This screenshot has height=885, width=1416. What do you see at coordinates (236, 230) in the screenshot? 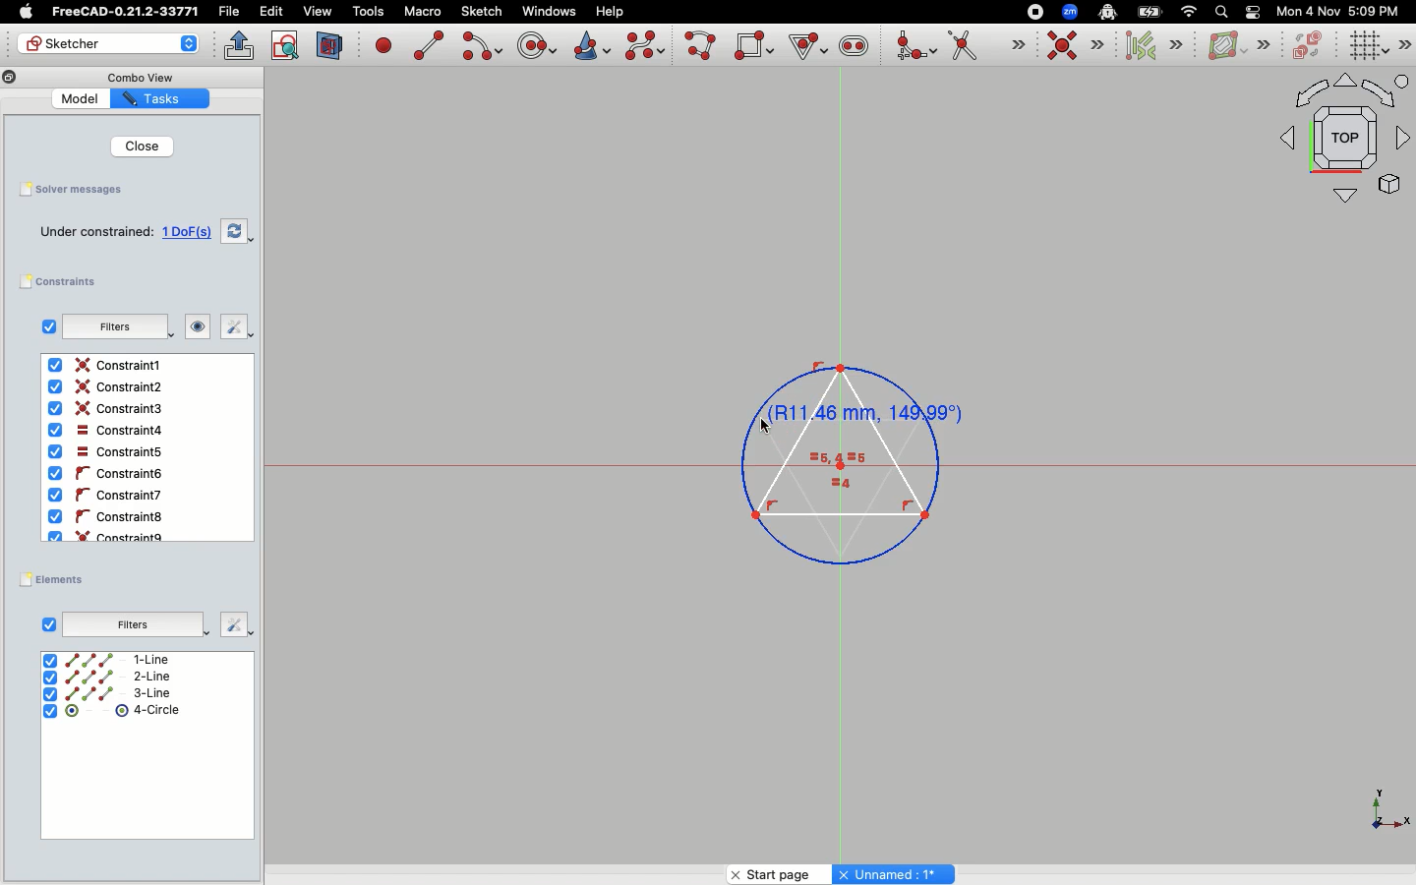
I see `Swap` at bounding box center [236, 230].